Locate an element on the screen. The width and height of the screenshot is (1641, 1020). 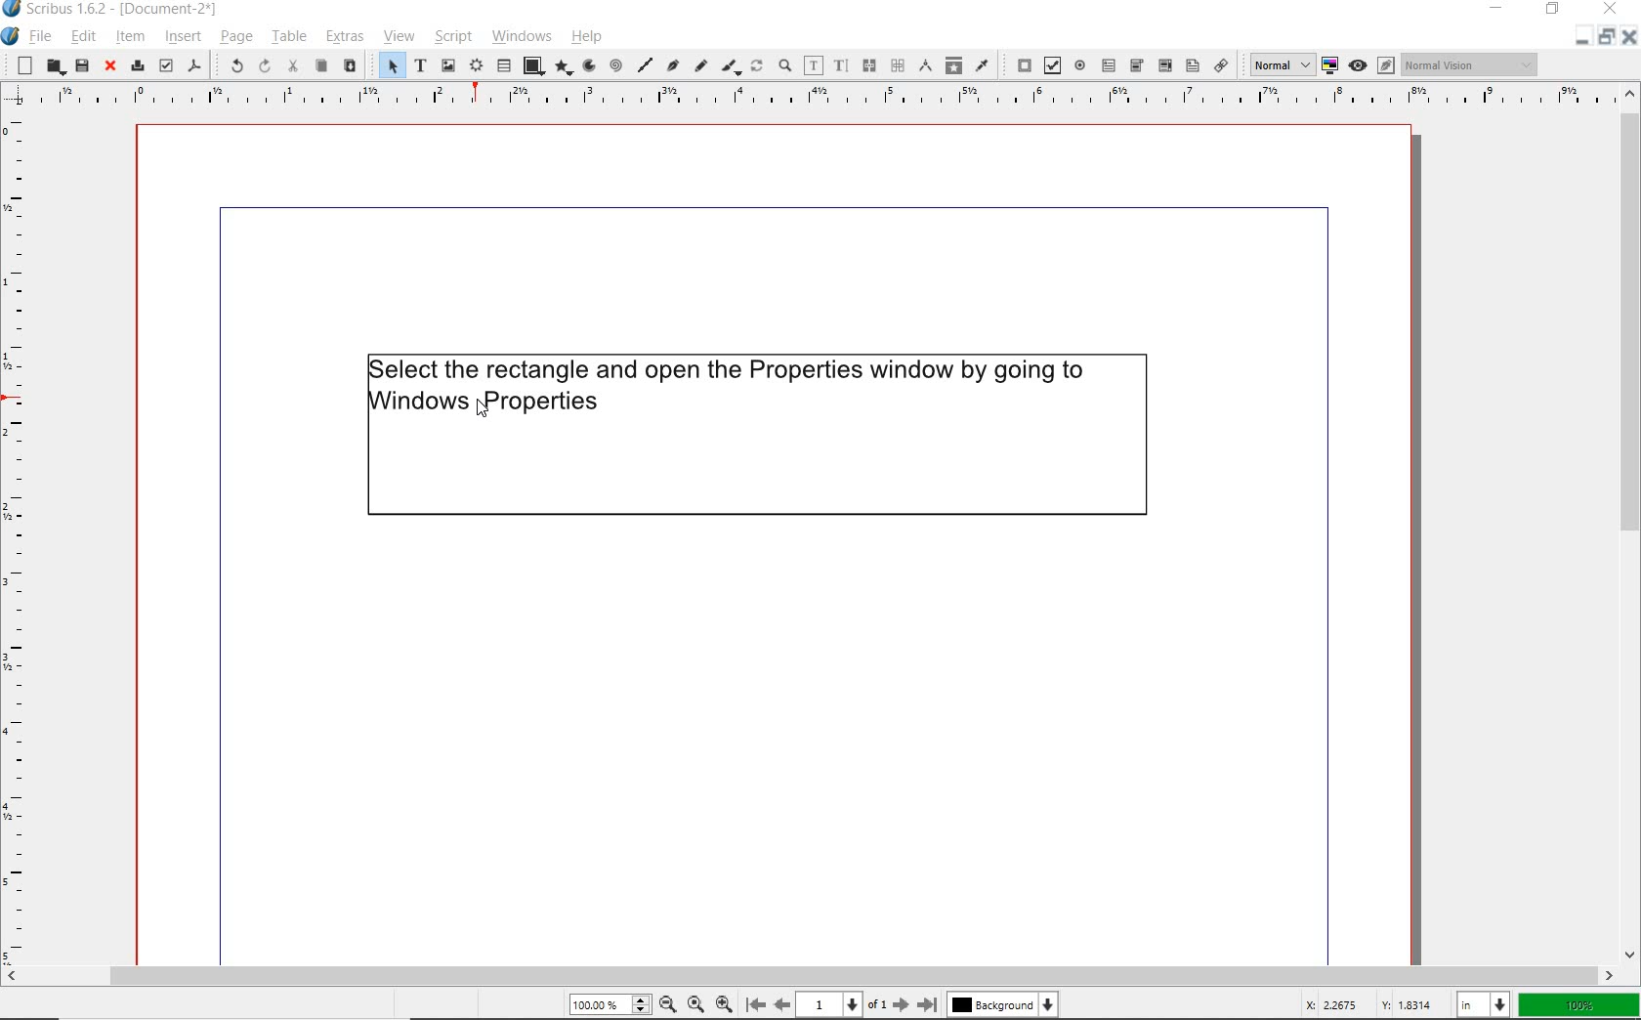
toggle color is located at coordinates (1328, 65).